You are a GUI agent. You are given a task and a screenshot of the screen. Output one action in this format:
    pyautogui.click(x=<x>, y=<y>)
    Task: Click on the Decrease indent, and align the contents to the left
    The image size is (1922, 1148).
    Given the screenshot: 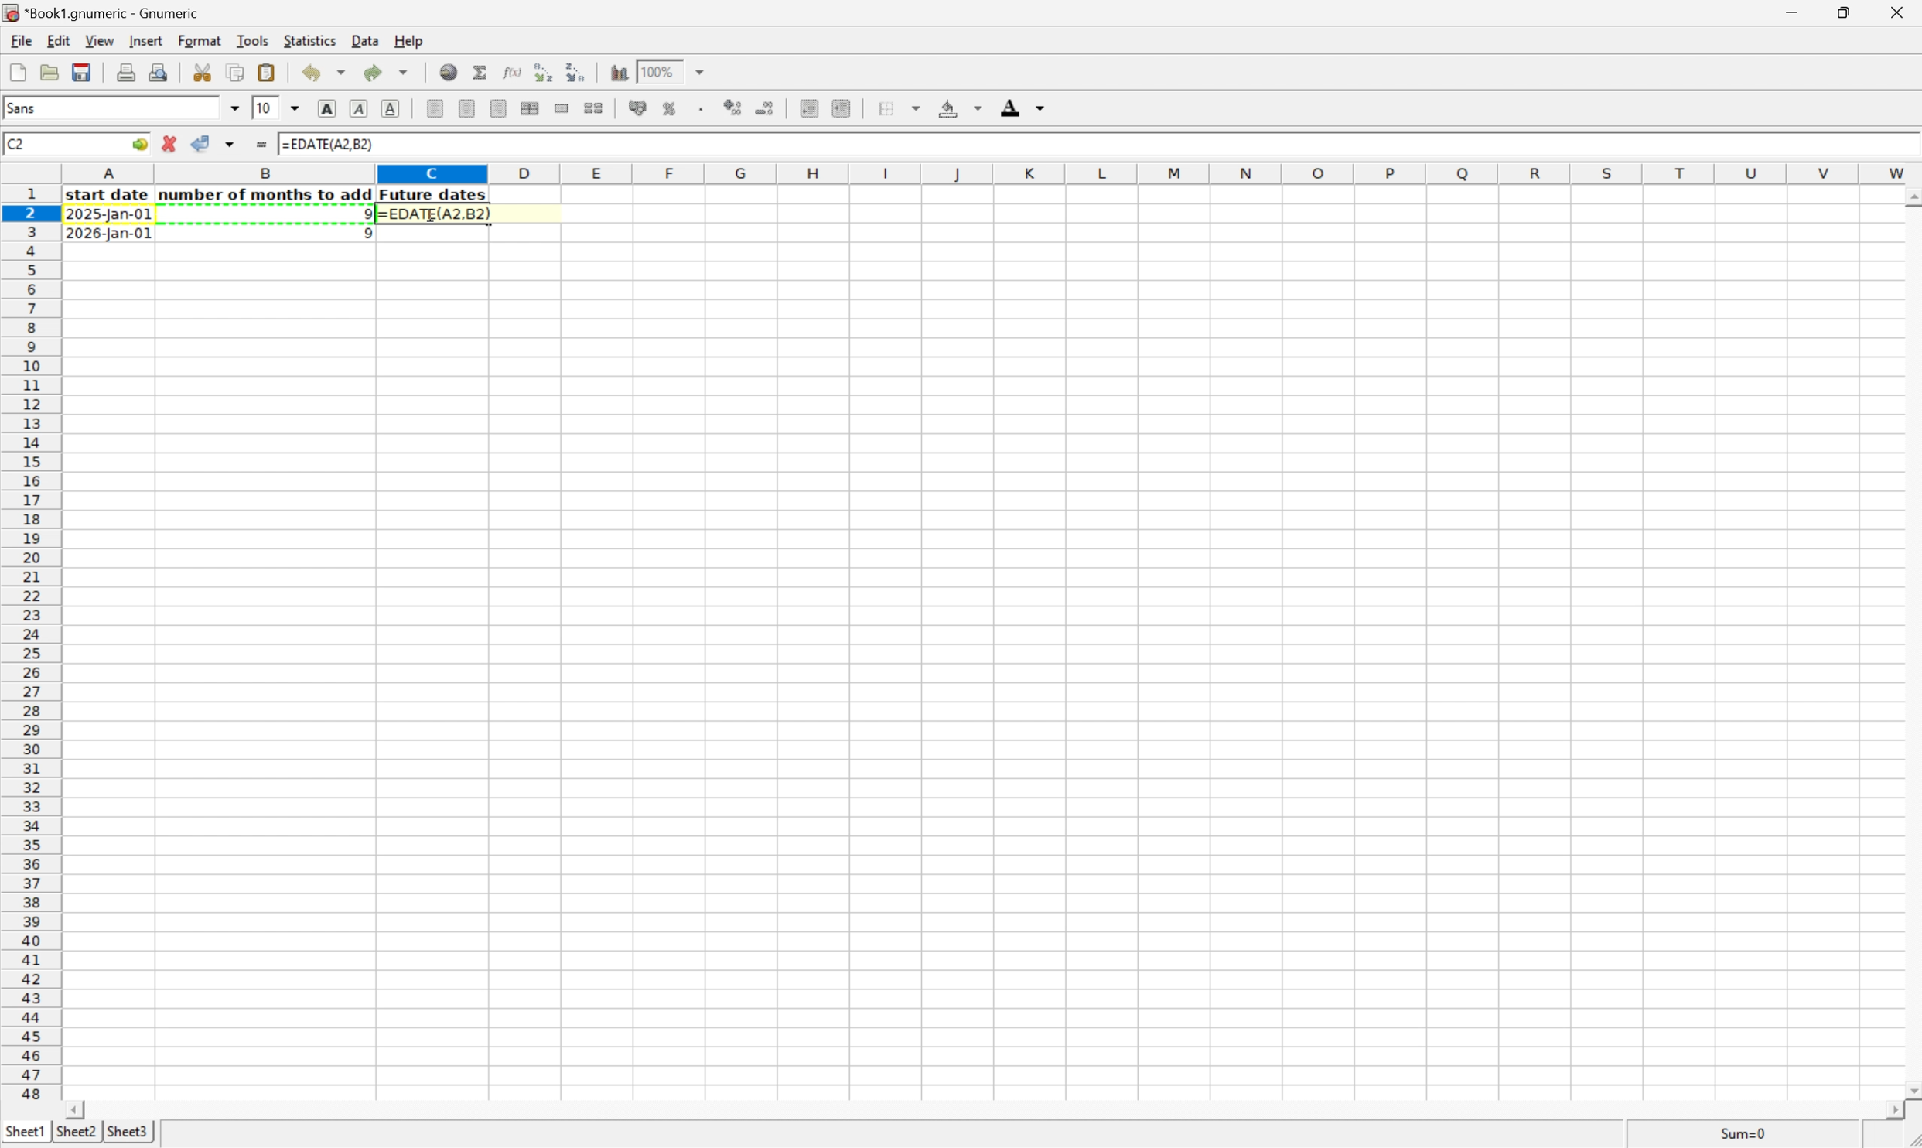 What is the action you would take?
    pyautogui.click(x=806, y=108)
    